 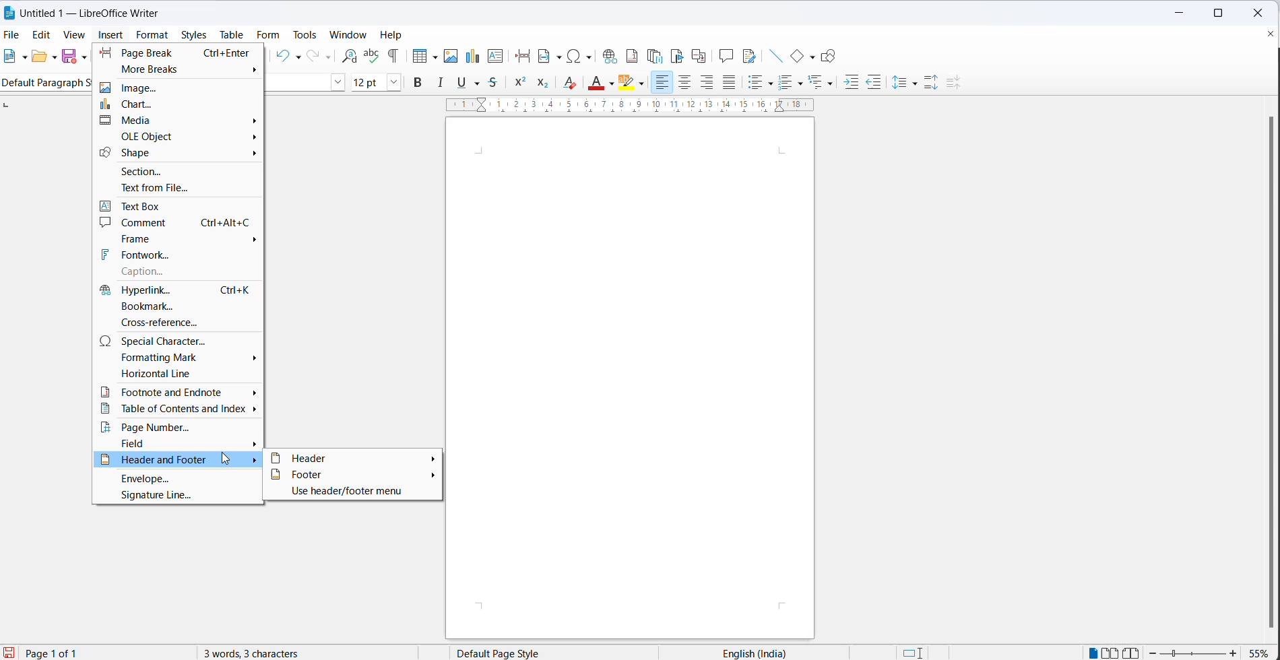 What do you see at coordinates (172, 223) in the screenshot?
I see `comment` at bounding box center [172, 223].